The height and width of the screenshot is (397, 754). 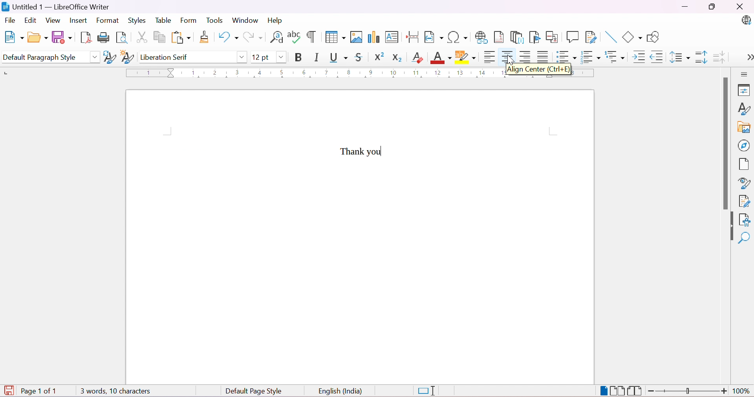 I want to click on 100%, so click(x=742, y=392).